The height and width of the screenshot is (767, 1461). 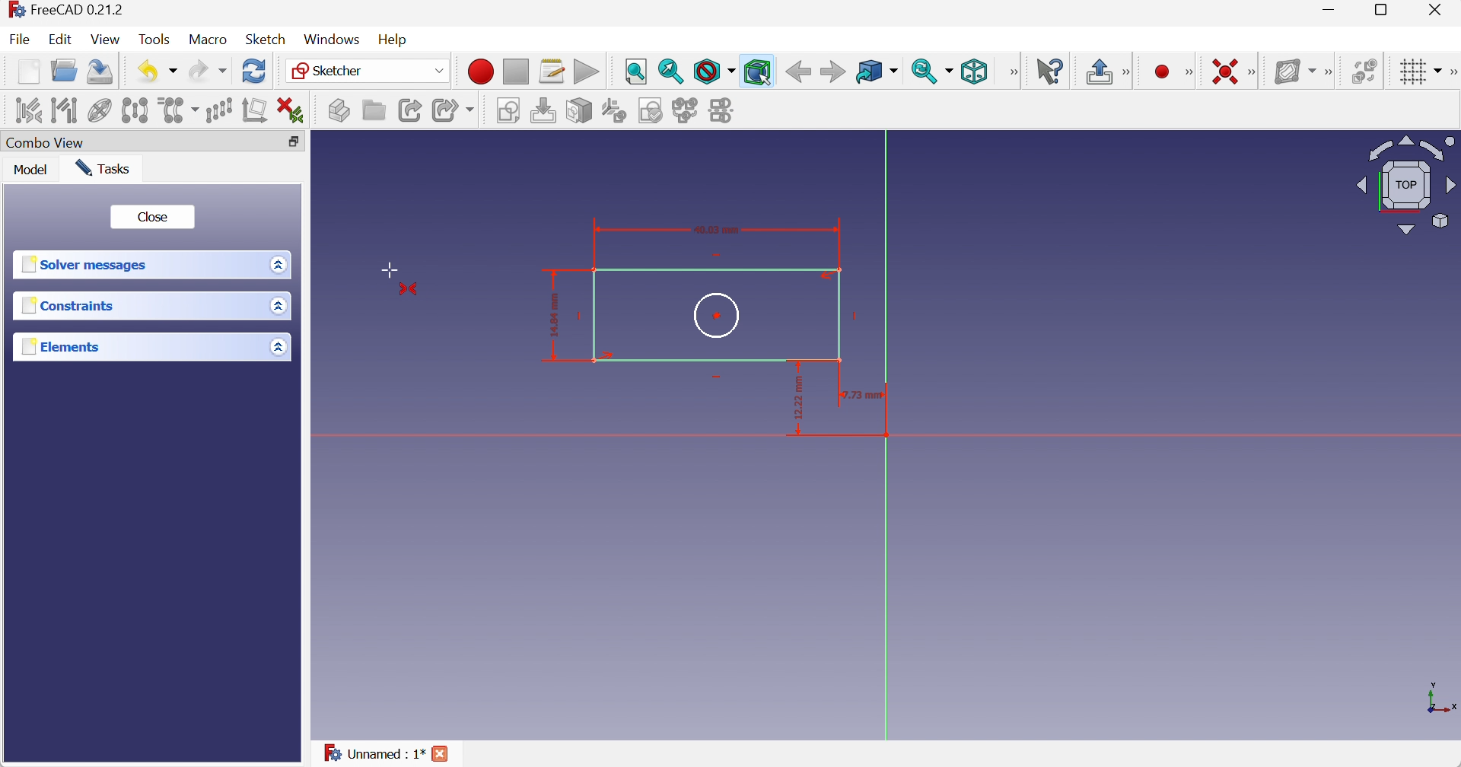 What do you see at coordinates (975, 72) in the screenshot?
I see `Isometric` at bounding box center [975, 72].